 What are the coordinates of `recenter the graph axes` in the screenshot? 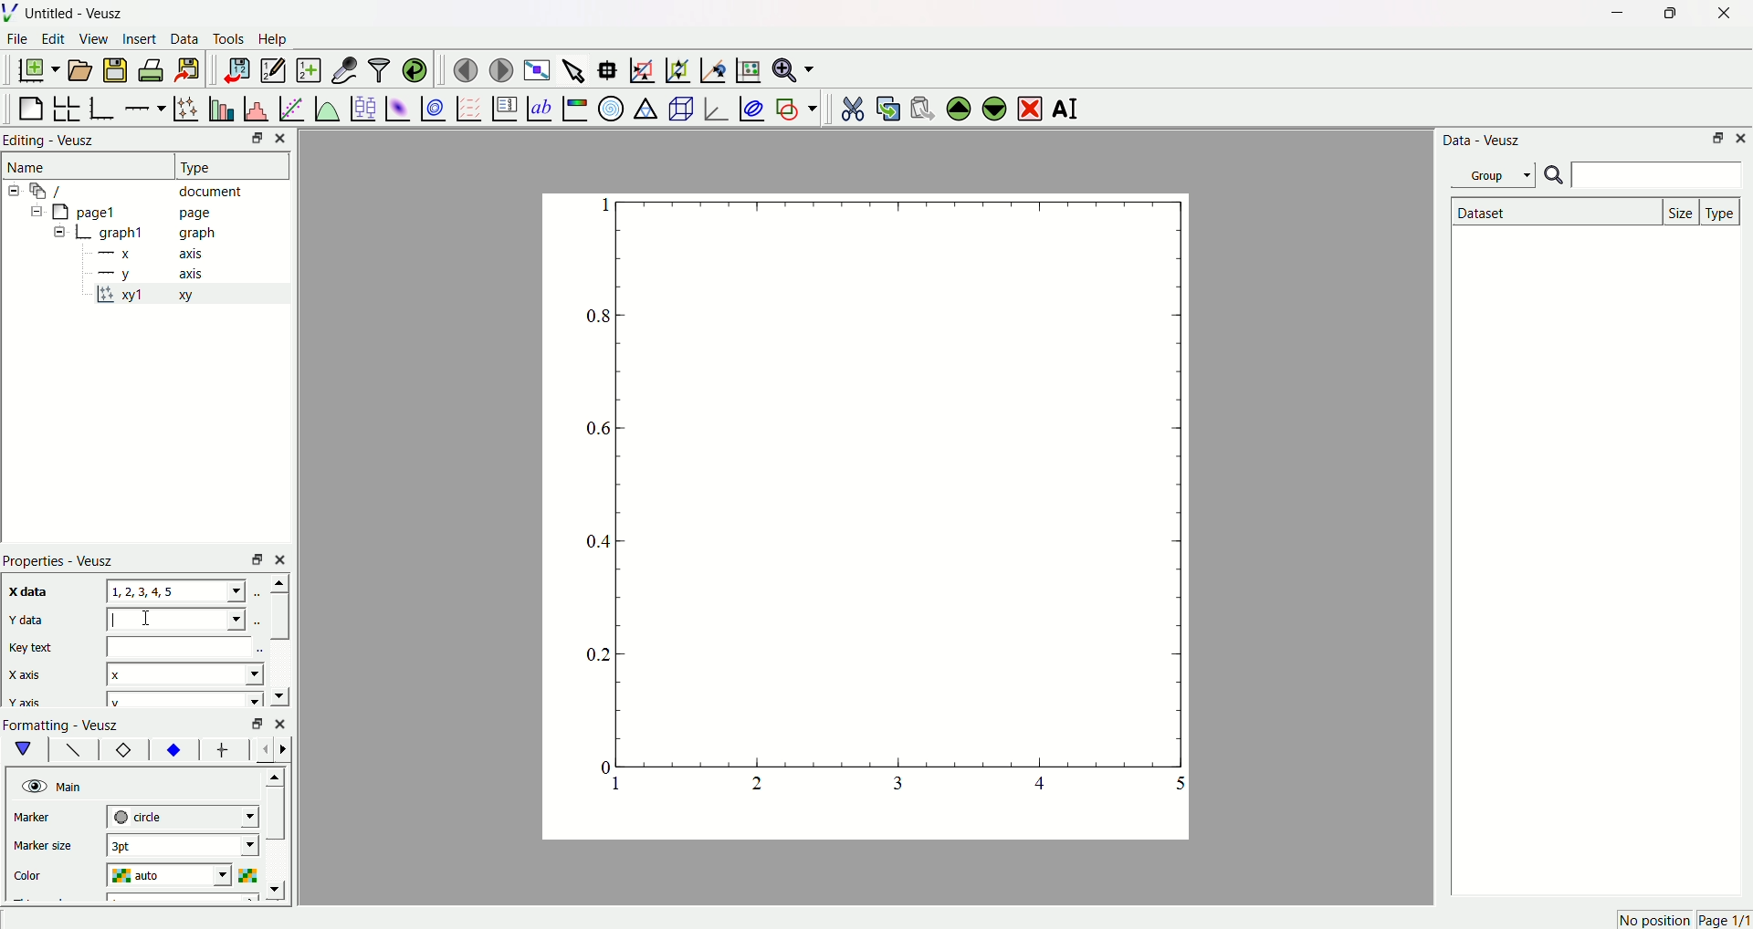 It's located at (709, 66).